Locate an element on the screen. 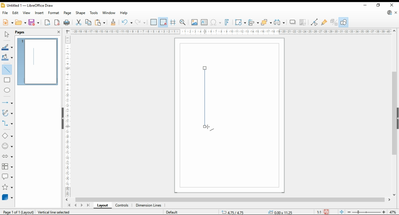 Image resolution: width=399 pixels, height=215 pixels. insert line message is located at coordinates (8, 80).